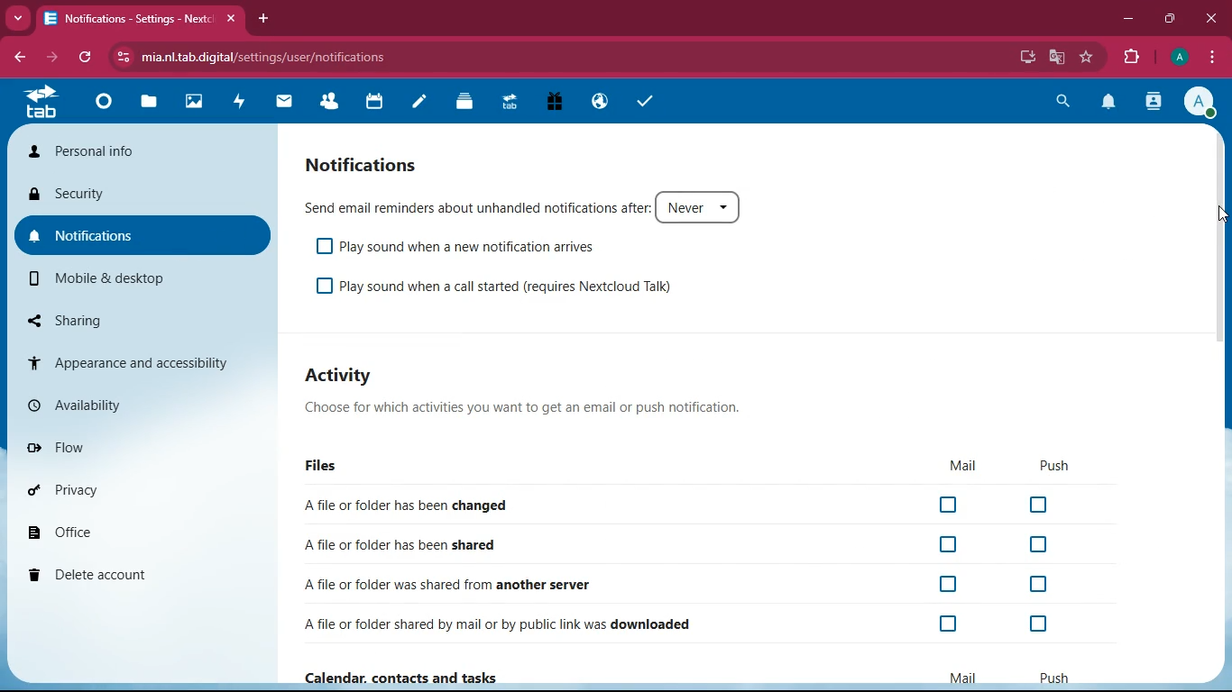  I want to click on close, so click(230, 20).